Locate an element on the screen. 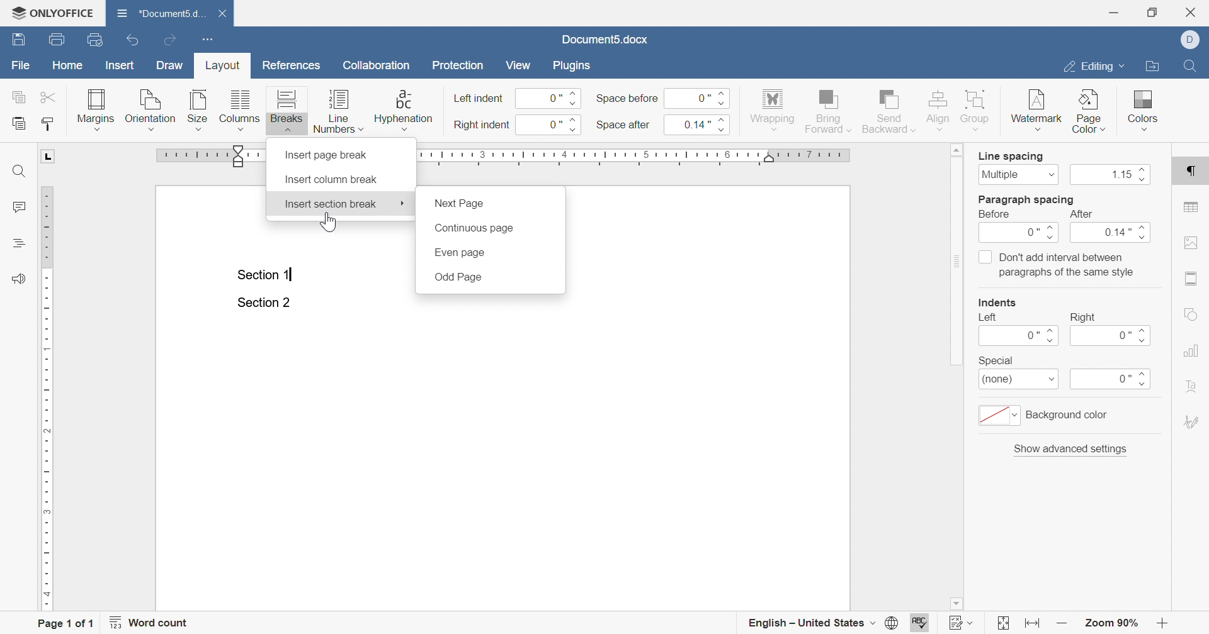 This screenshot has width=1209, height=634. ruler is located at coordinates (48, 399).